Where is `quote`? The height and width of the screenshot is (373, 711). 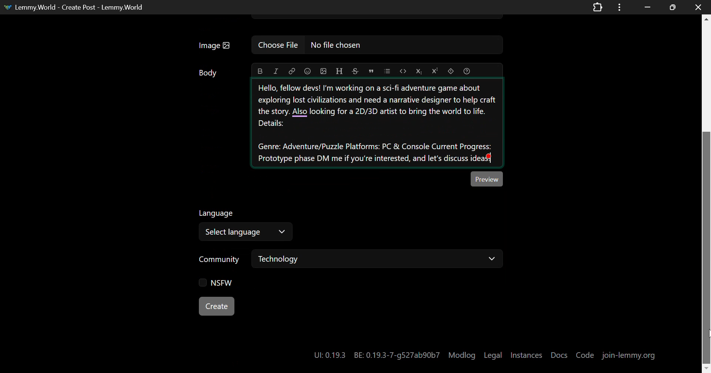
quote is located at coordinates (370, 71).